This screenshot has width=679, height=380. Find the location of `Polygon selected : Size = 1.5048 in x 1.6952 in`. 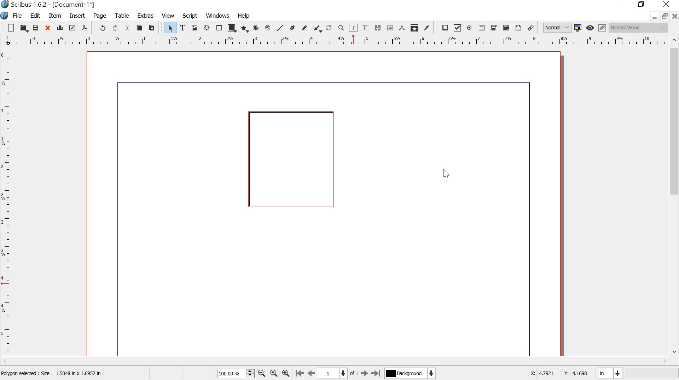

Polygon selected : Size = 1.5048 in x 1.6952 in is located at coordinates (53, 375).